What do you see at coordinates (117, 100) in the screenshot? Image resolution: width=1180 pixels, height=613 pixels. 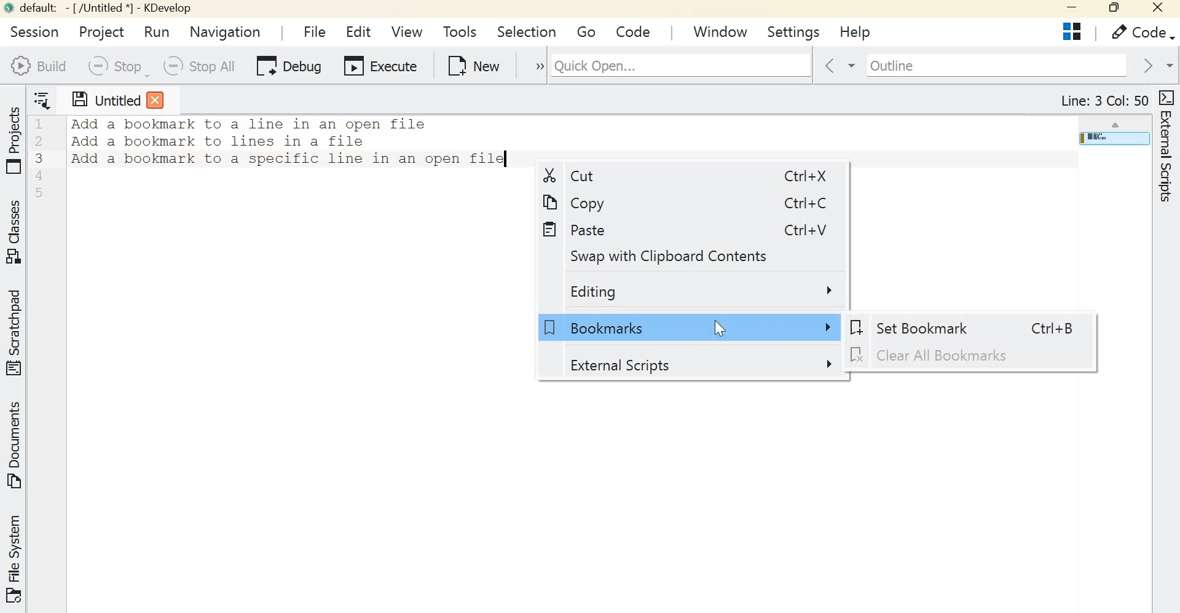 I see `Untitled` at bounding box center [117, 100].